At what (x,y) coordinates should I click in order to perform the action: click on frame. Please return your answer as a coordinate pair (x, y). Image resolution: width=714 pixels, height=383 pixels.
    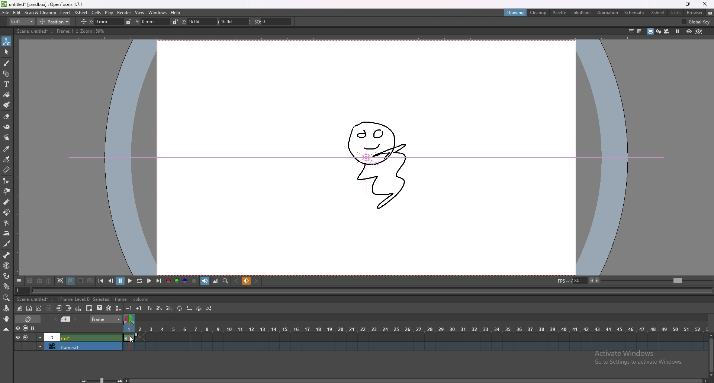
    Looking at the image, I should click on (106, 319).